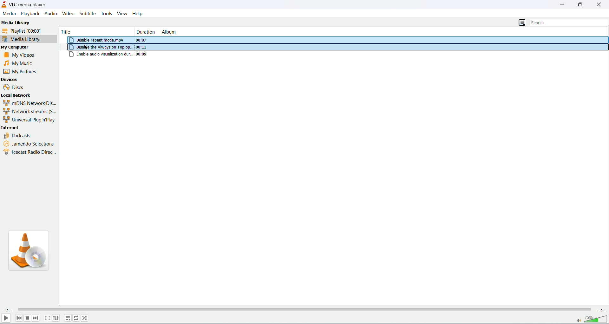 The image size is (609, 324). Describe the element at coordinates (89, 31) in the screenshot. I see `title` at that location.